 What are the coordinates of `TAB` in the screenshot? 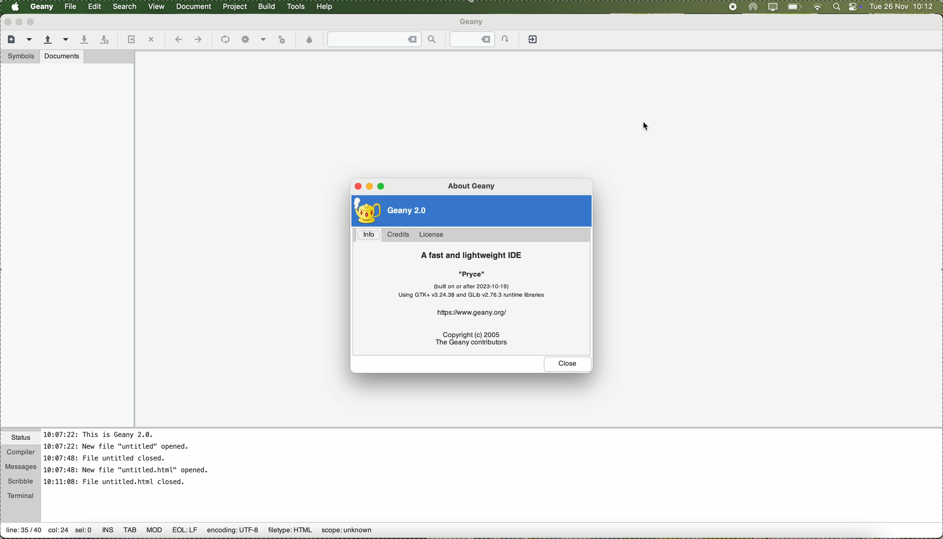 It's located at (130, 533).